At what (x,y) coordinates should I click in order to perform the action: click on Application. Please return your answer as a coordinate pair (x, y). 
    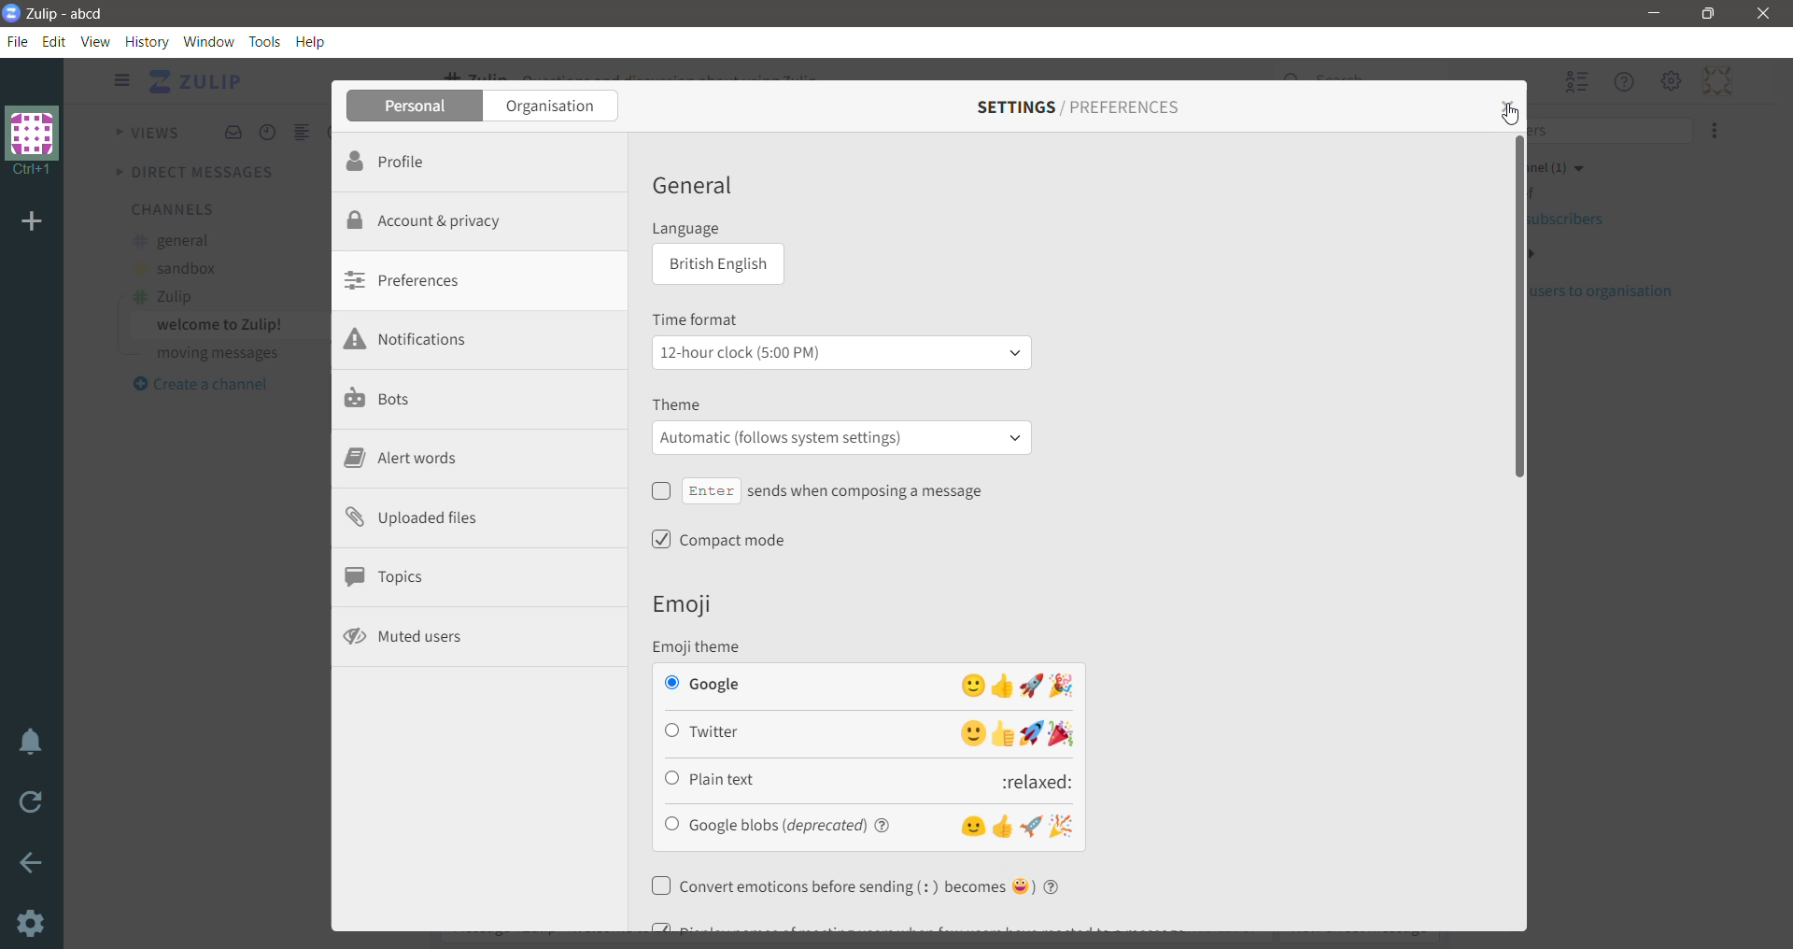
    Looking at the image, I should click on (198, 83).